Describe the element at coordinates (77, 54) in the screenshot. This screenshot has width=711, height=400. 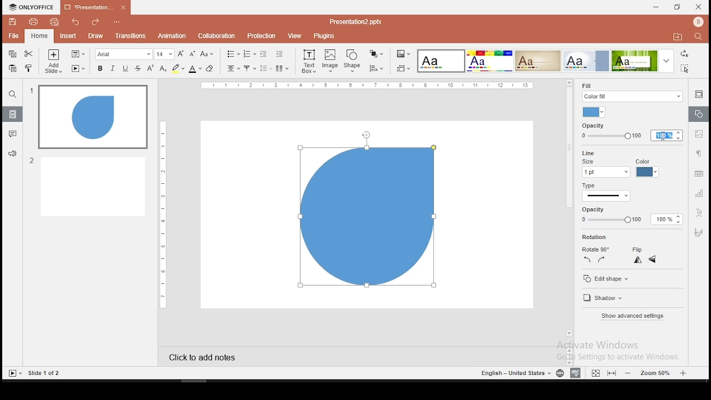
I see `change slide layout` at that location.